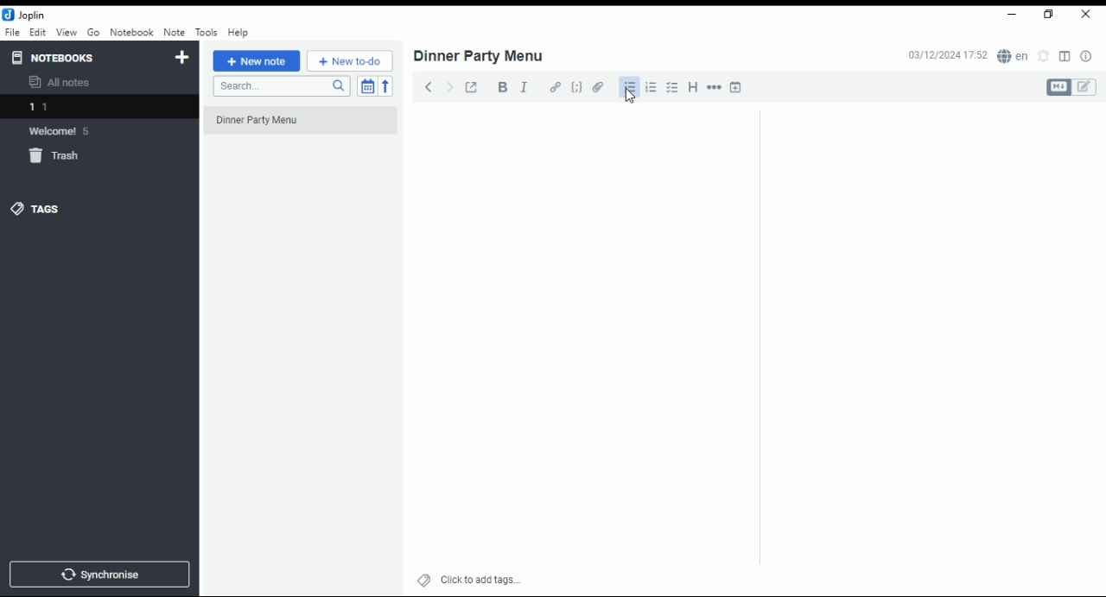 The height and width of the screenshot is (597, 1106). Describe the element at coordinates (64, 83) in the screenshot. I see `all notes` at that location.